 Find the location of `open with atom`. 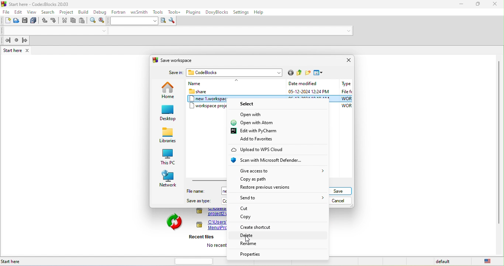

open with atom is located at coordinates (255, 122).